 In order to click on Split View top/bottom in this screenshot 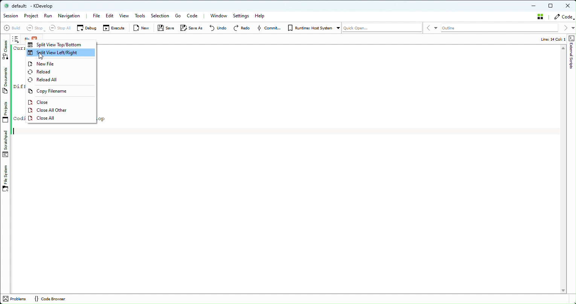, I will do `click(59, 45)`.